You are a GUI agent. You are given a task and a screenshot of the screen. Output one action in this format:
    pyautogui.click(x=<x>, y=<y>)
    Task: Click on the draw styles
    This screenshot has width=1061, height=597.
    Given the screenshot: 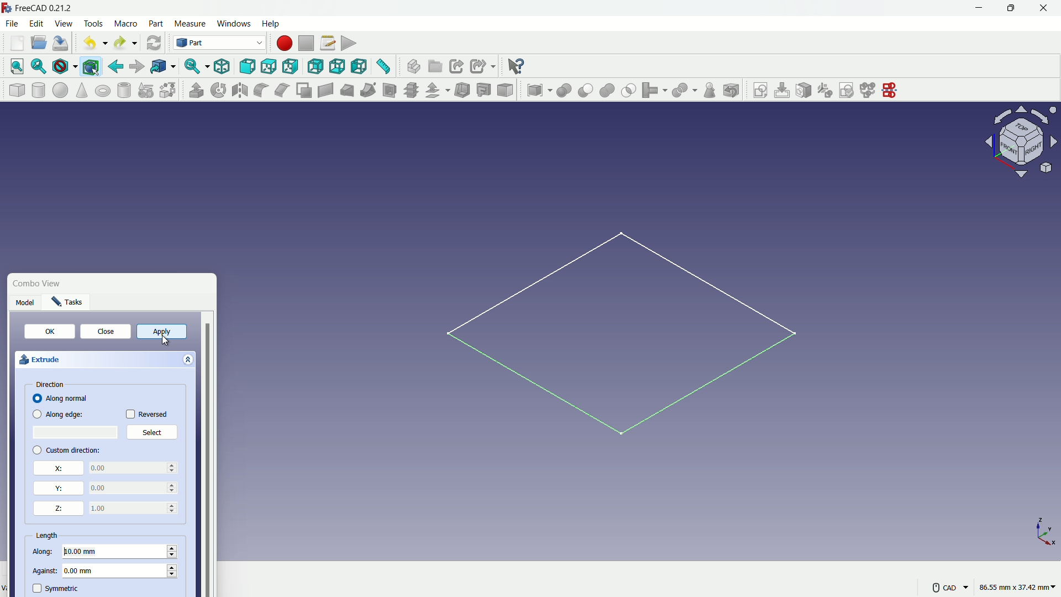 What is the action you would take?
    pyautogui.click(x=66, y=67)
    